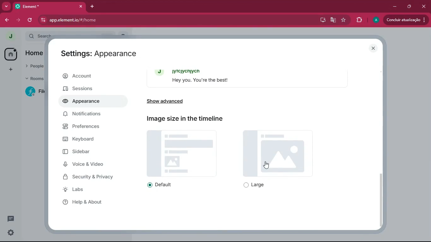 The width and height of the screenshot is (431, 242). What do you see at coordinates (89, 191) in the screenshot?
I see `labs` at bounding box center [89, 191].